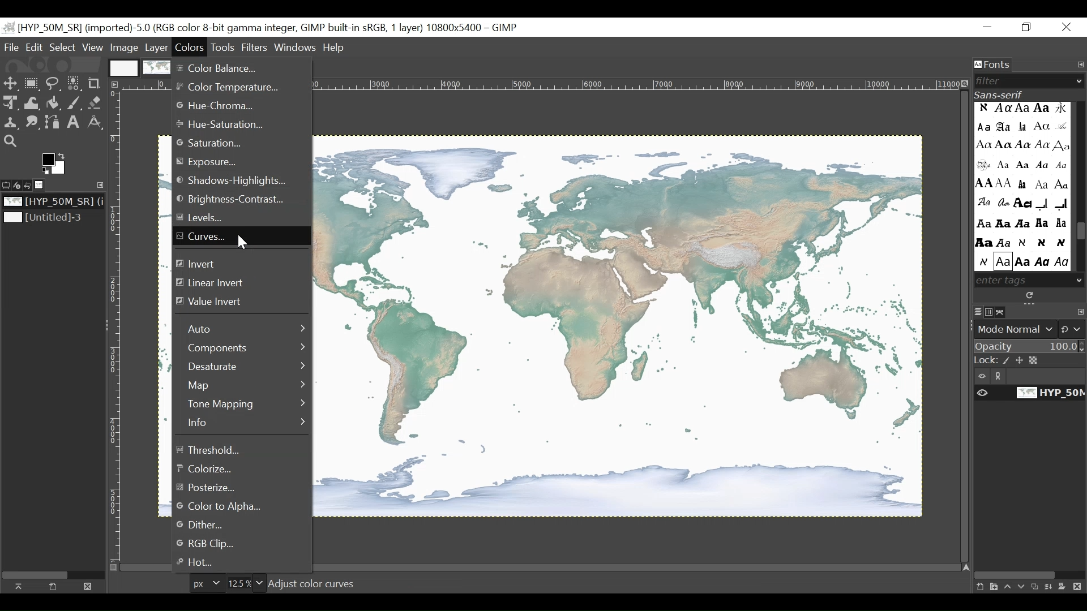  I want to click on Lock, so click(1030, 361).